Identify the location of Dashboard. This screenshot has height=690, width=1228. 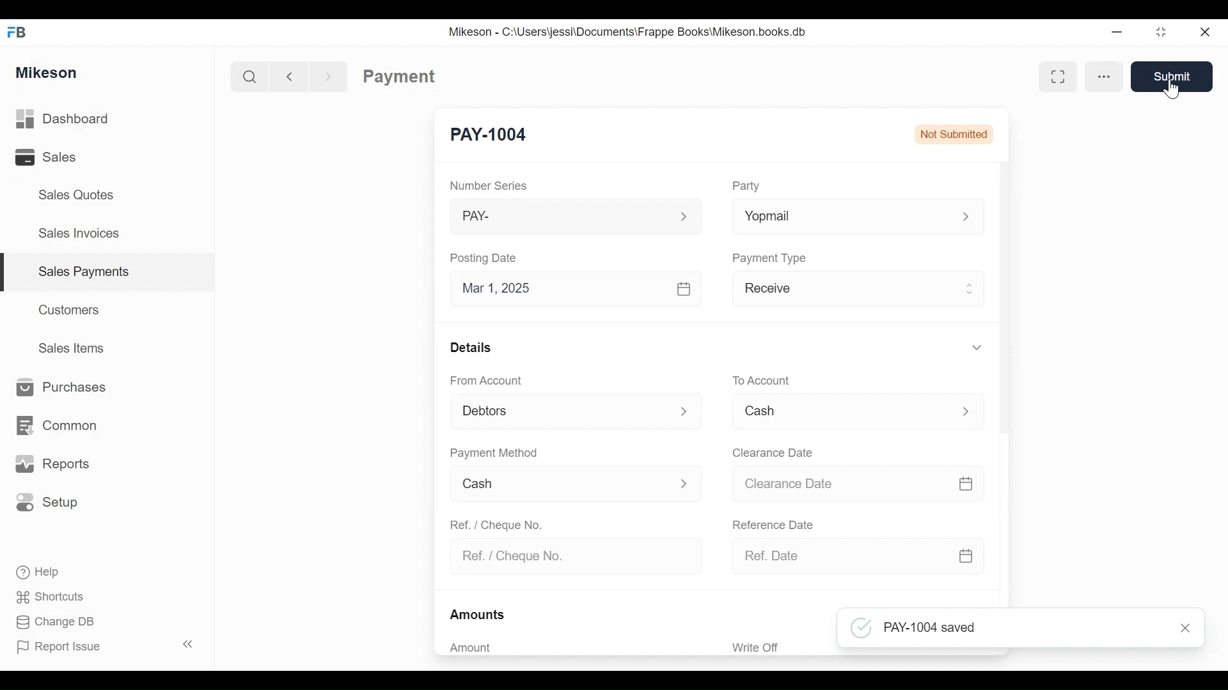
(84, 119).